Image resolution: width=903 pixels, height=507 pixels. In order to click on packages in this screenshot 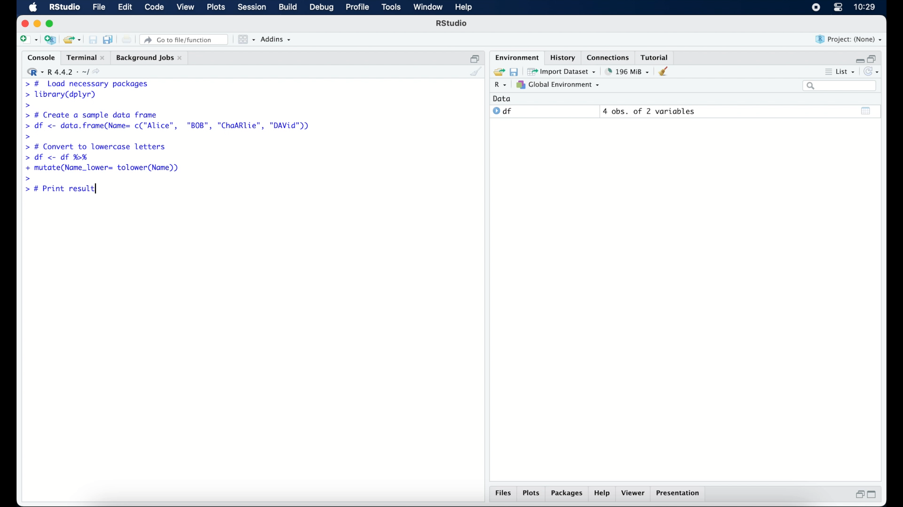, I will do `click(567, 494)`.